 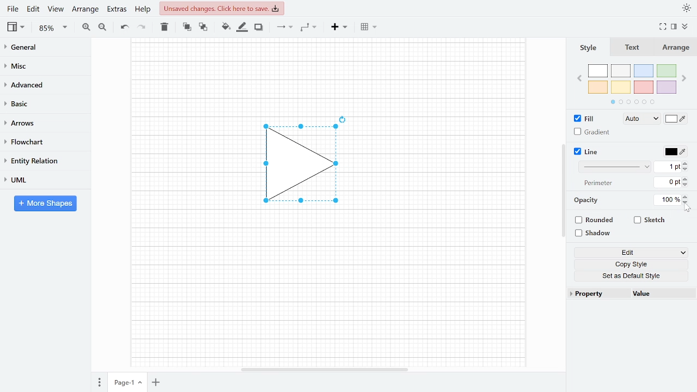 I want to click on Perimeter, so click(x=596, y=183).